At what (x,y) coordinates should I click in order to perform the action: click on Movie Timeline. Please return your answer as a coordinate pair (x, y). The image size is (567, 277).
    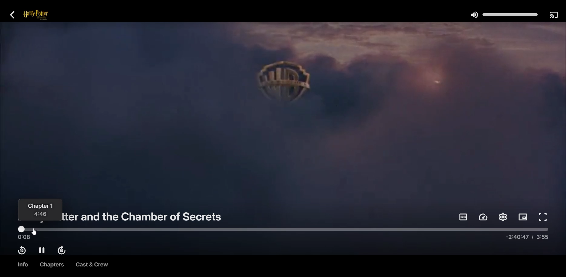
    Looking at the image, I should click on (283, 233).